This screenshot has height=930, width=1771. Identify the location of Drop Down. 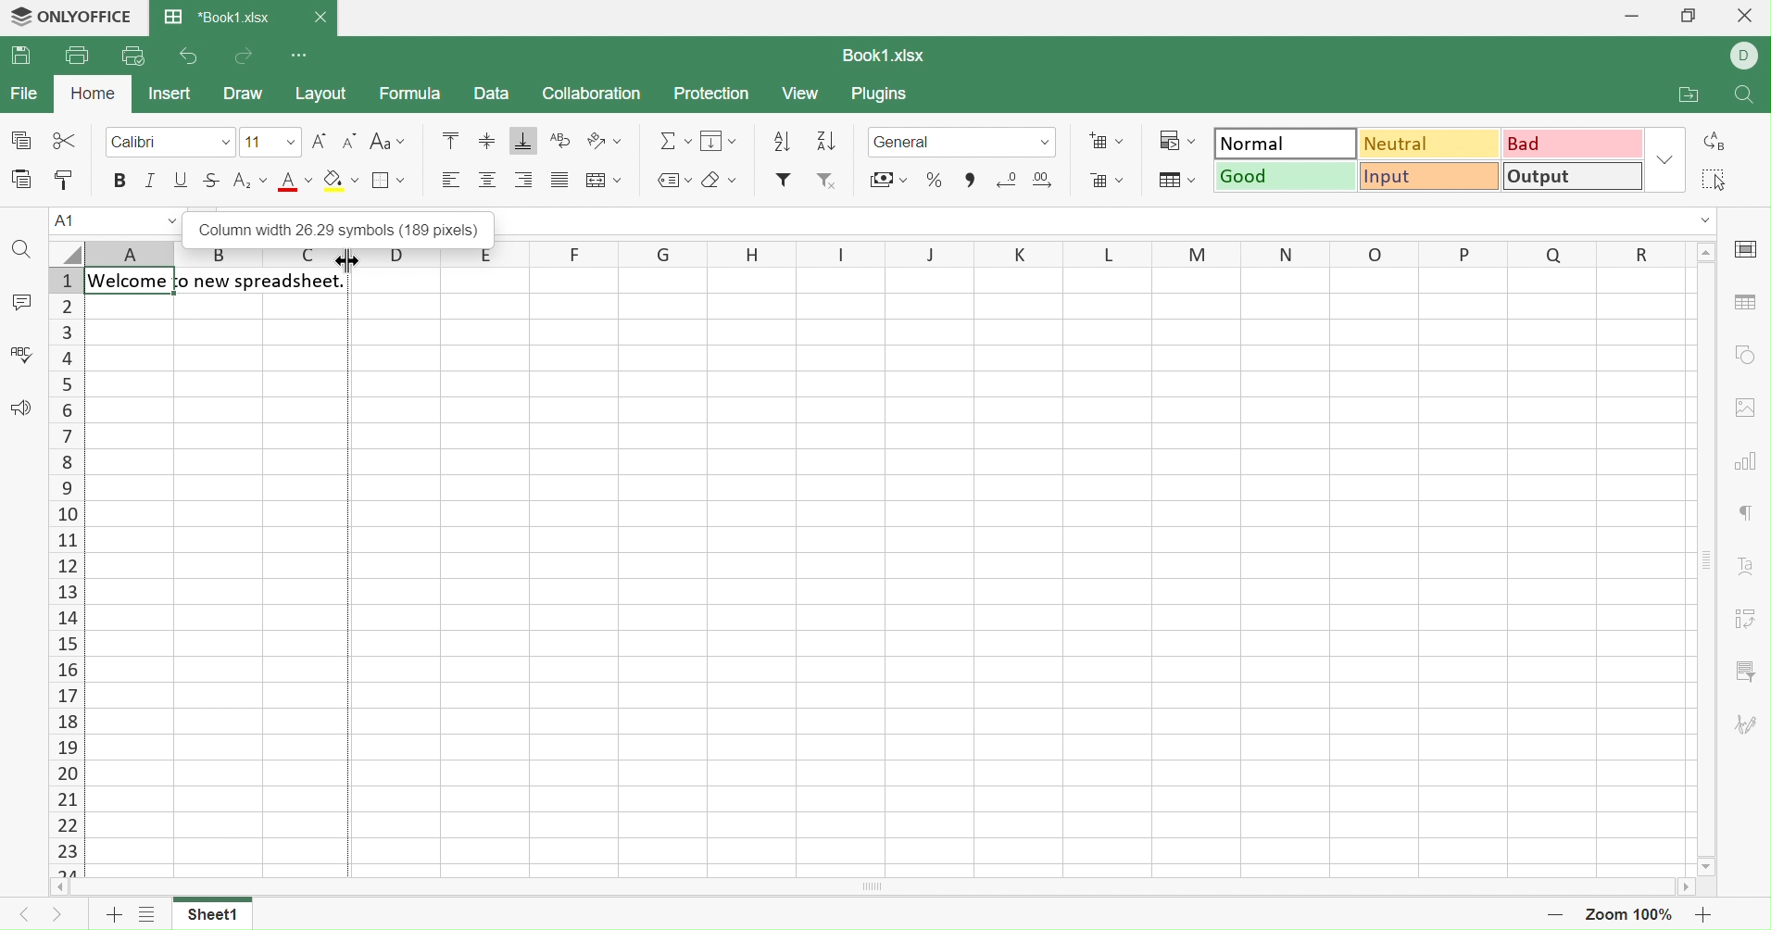
(228, 142).